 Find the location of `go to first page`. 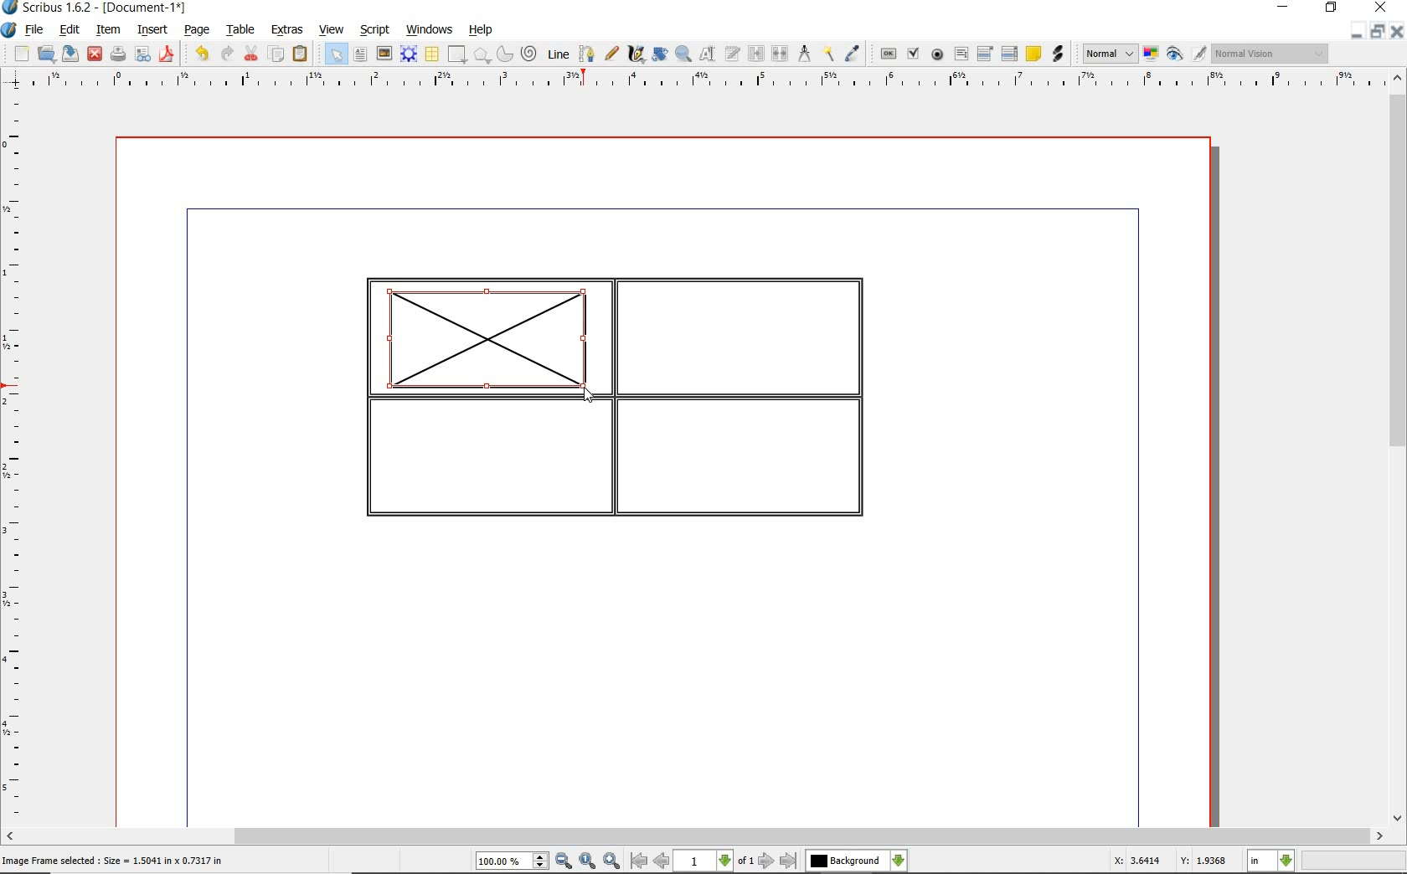

go to first page is located at coordinates (638, 861).